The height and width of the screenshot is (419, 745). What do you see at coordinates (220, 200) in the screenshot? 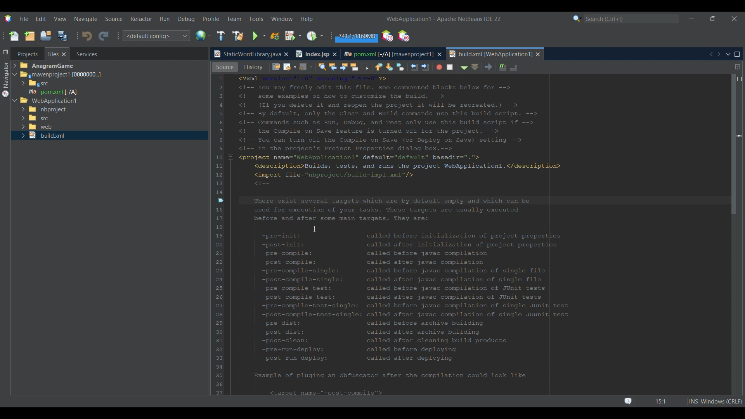
I see `Indicates bookmark added` at bounding box center [220, 200].